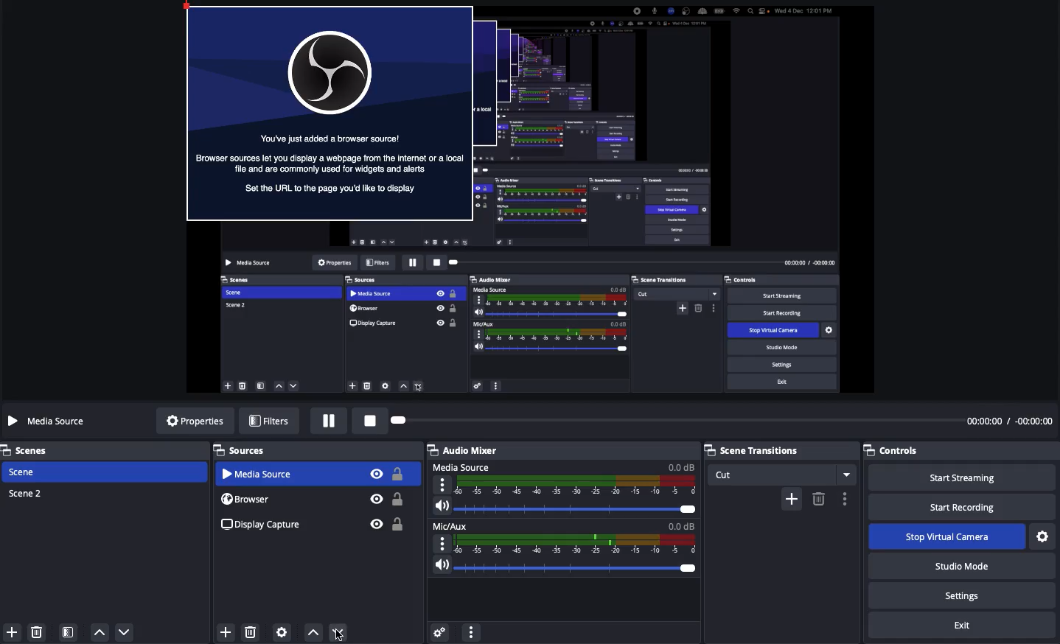 This screenshot has width=1060, height=644. I want to click on Settings, so click(1045, 534).